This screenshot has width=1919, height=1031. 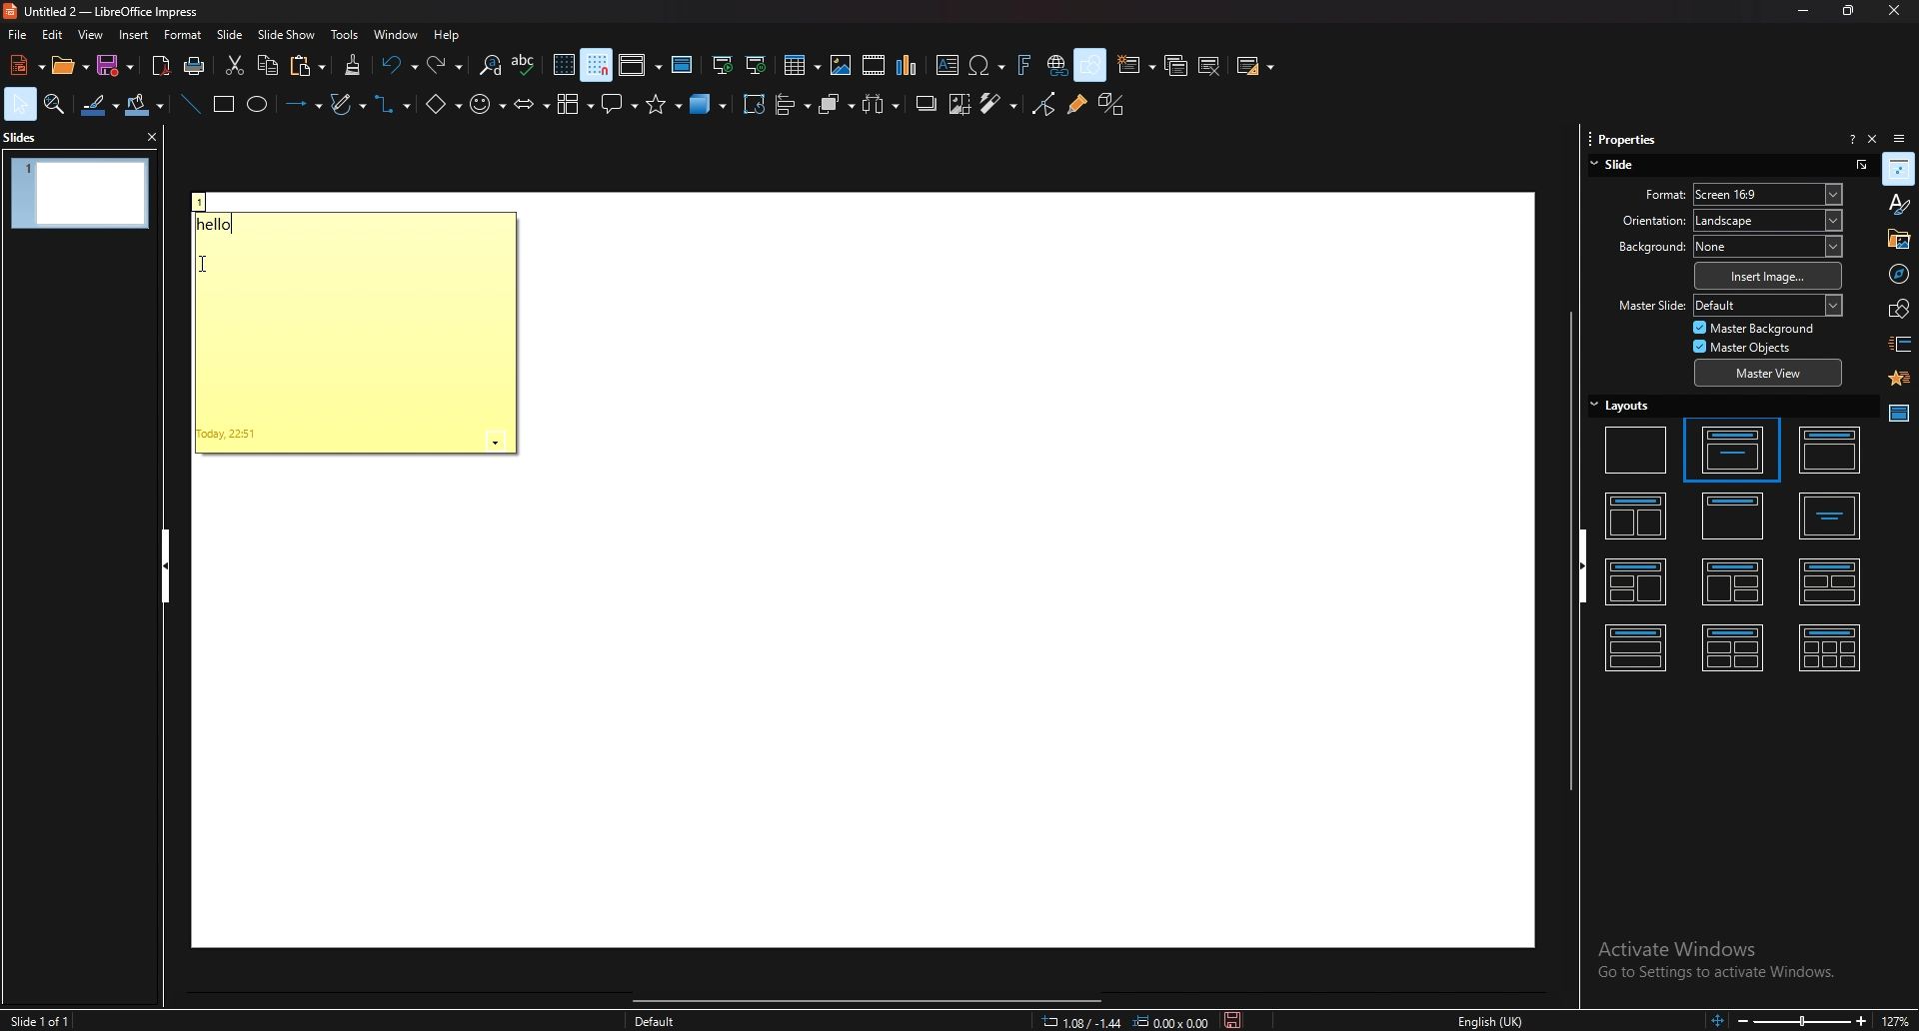 I want to click on slide transition, so click(x=1900, y=345).